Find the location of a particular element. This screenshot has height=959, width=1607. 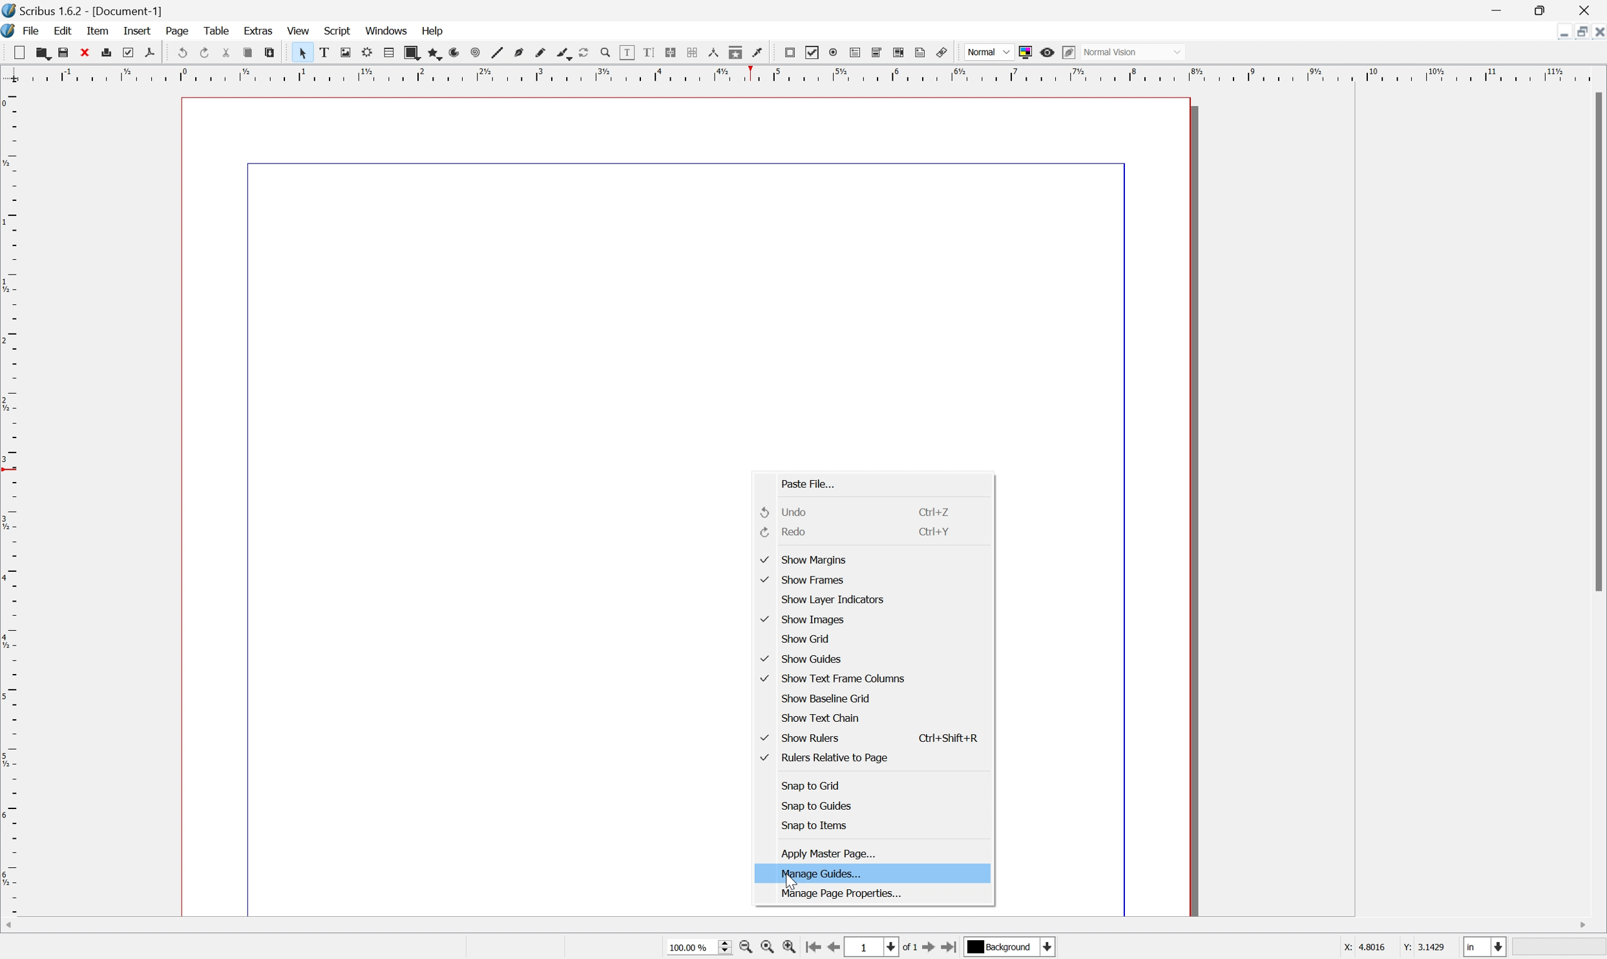

show baseline grid is located at coordinates (825, 698).